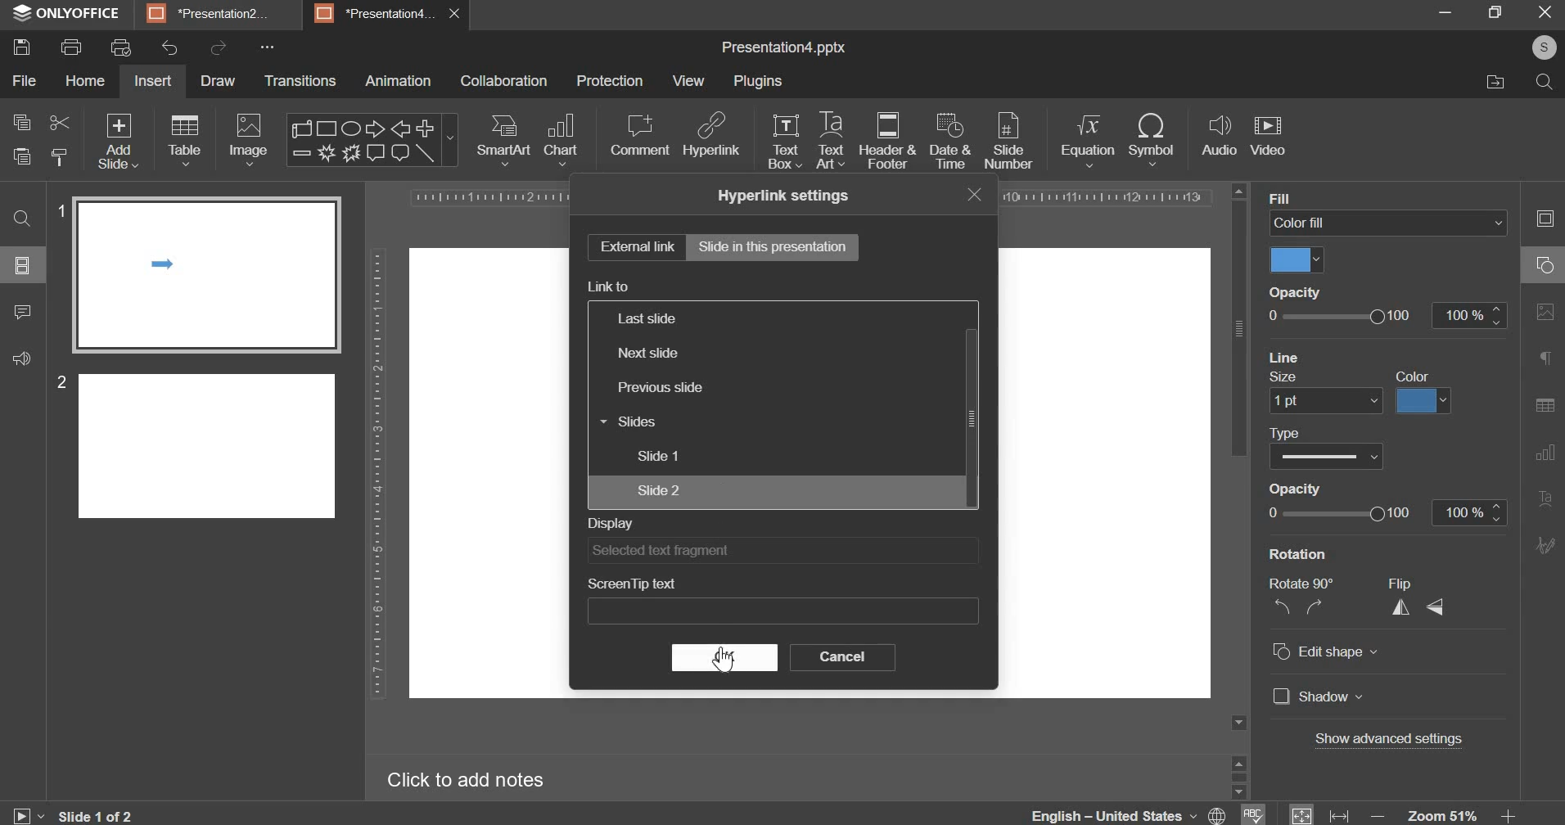  What do you see at coordinates (782, 550) in the screenshot?
I see `display` at bounding box center [782, 550].